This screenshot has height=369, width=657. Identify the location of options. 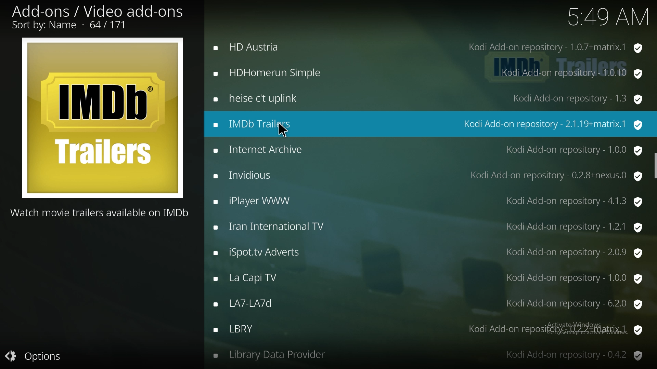
(38, 356).